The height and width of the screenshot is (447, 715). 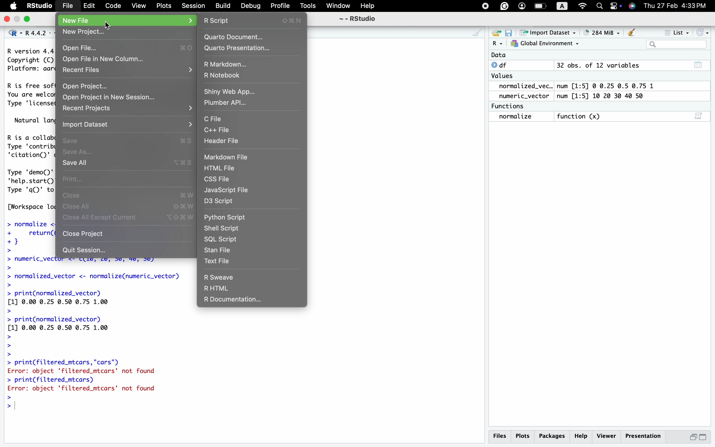 I want to click on R Documentation..., so click(x=232, y=301).